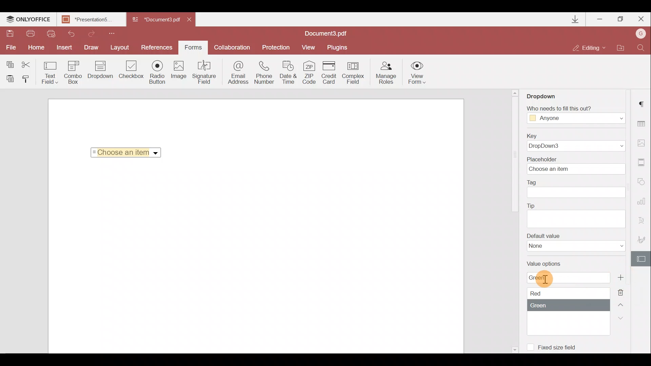 The height and width of the screenshot is (366, 651). Describe the element at coordinates (71, 34) in the screenshot. I see `Undo` at that location.